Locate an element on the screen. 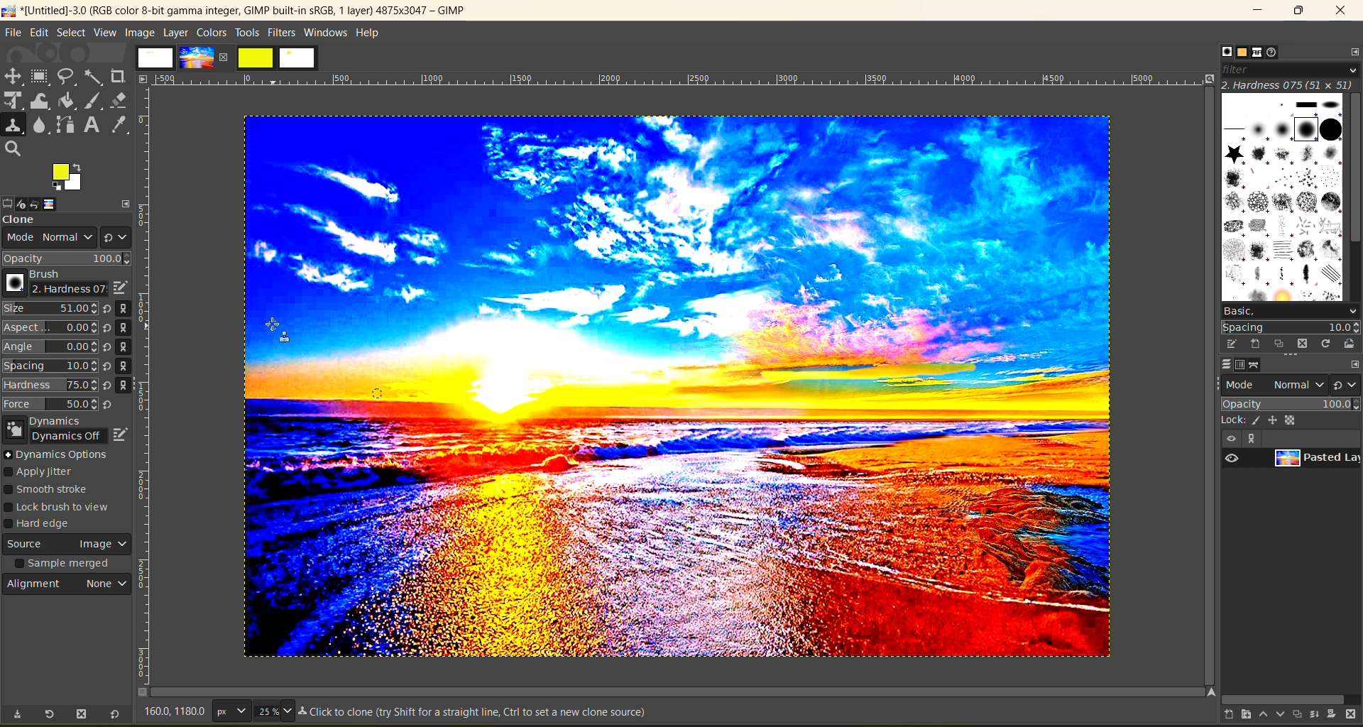  vertical scroll bar is located at coordinates (1354, 170).